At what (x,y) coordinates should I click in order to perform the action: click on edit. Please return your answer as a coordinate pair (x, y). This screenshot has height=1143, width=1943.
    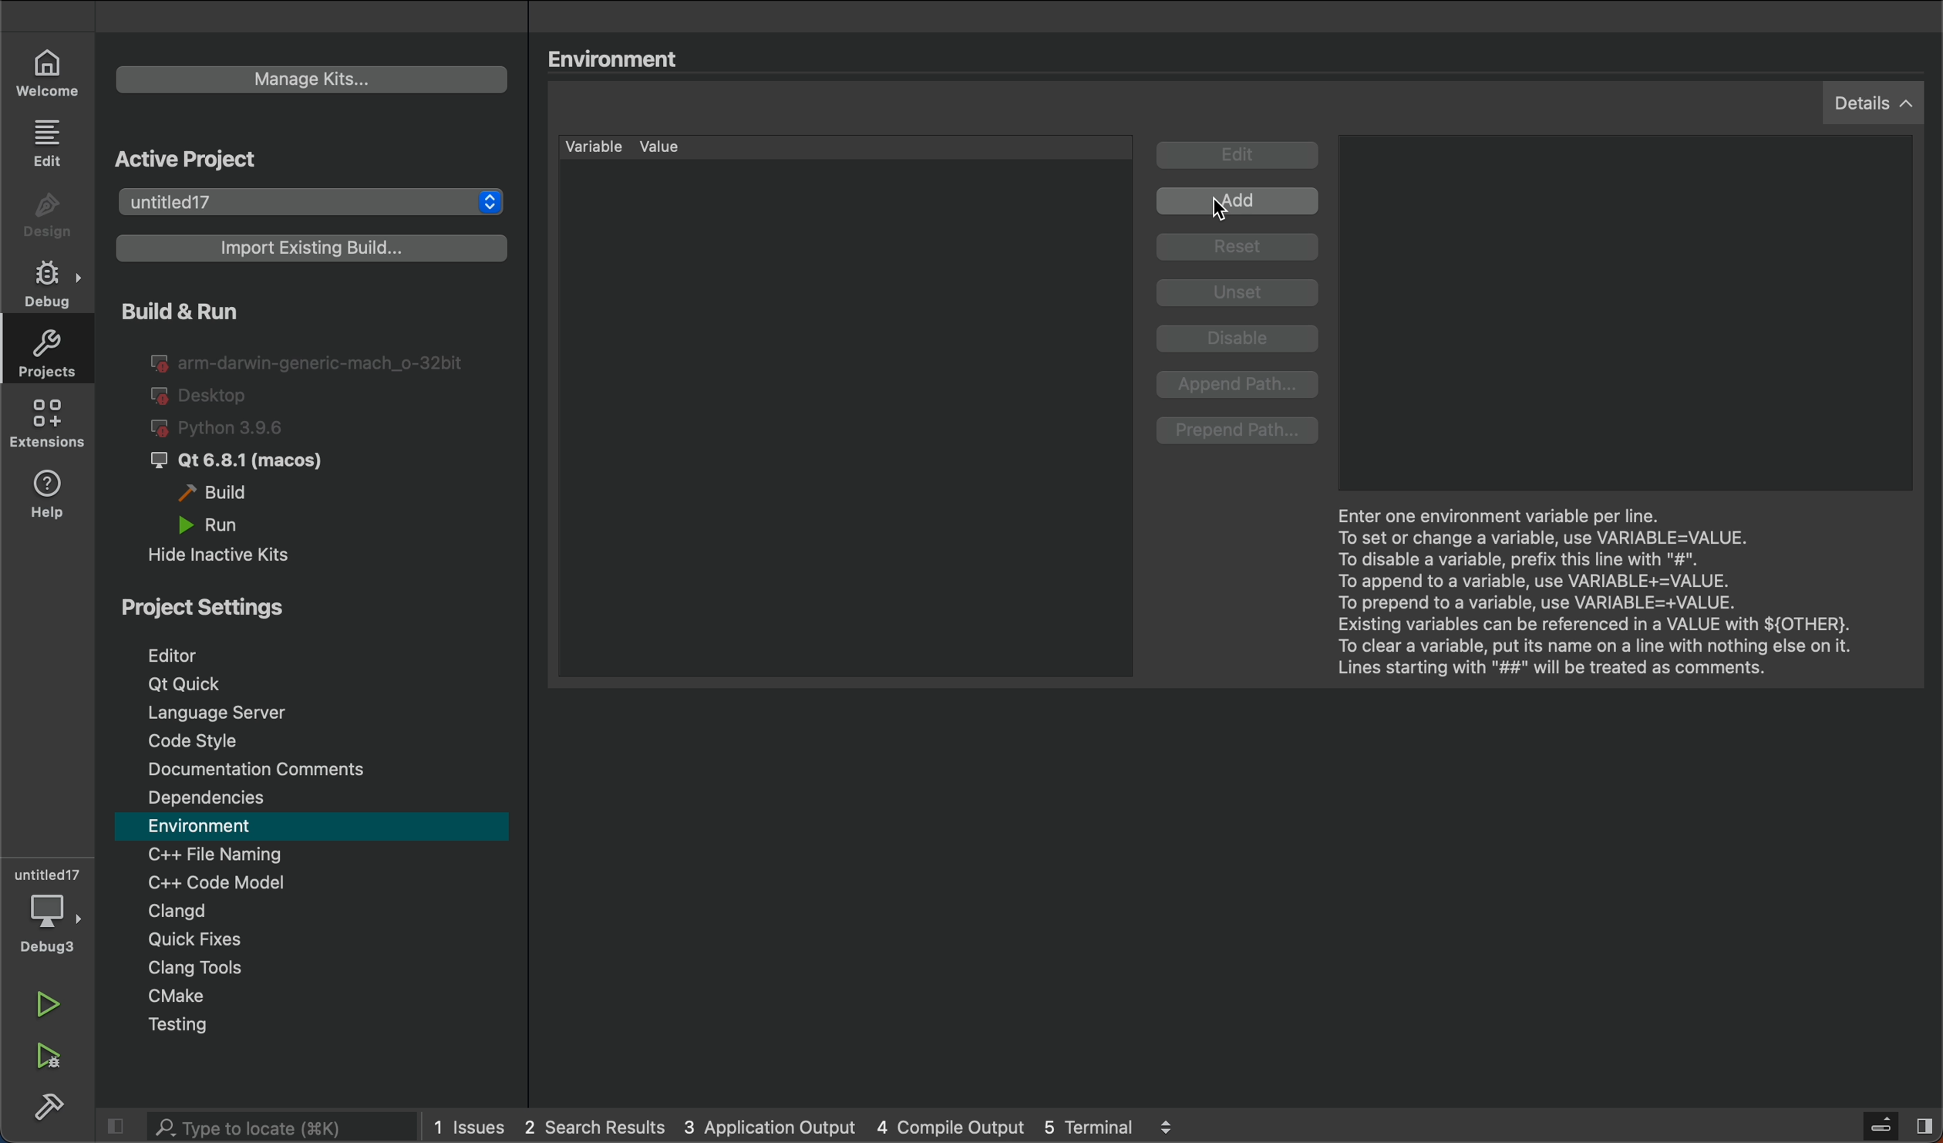
    Looking at the image, I should click on (52, 141).